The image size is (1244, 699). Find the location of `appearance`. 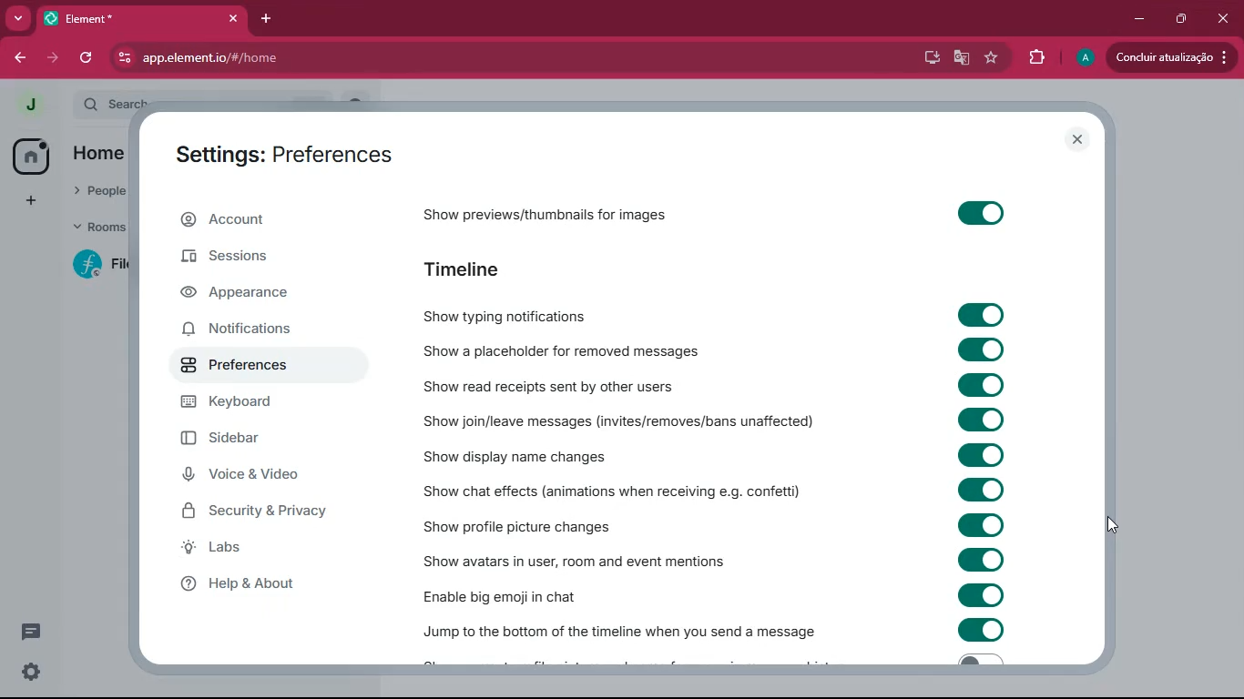

appearance is located at coordinates (258, 295).